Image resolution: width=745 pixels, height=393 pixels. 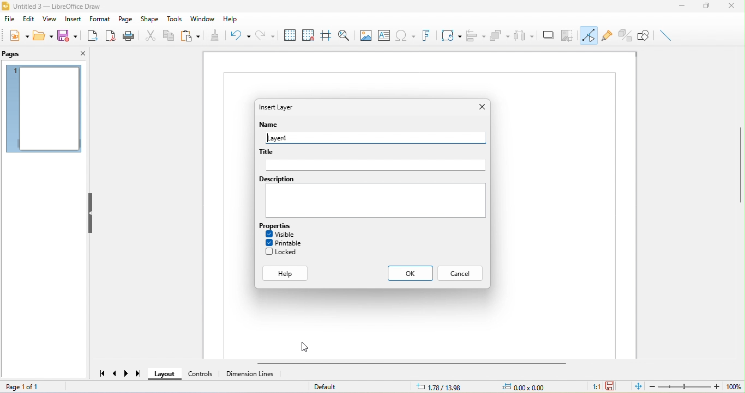 I want to click on tools, so click(x=173, y=19).